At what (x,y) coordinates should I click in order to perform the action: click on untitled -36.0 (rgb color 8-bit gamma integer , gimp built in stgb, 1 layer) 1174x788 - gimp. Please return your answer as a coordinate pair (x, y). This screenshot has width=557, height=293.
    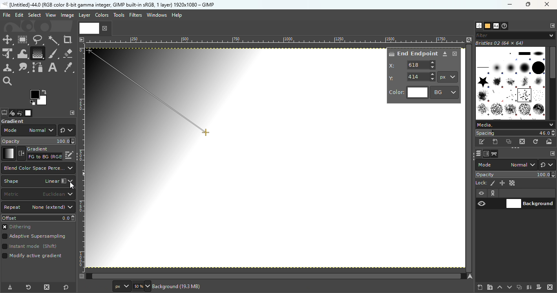
    Looking at the image, I should click on (108, 4).